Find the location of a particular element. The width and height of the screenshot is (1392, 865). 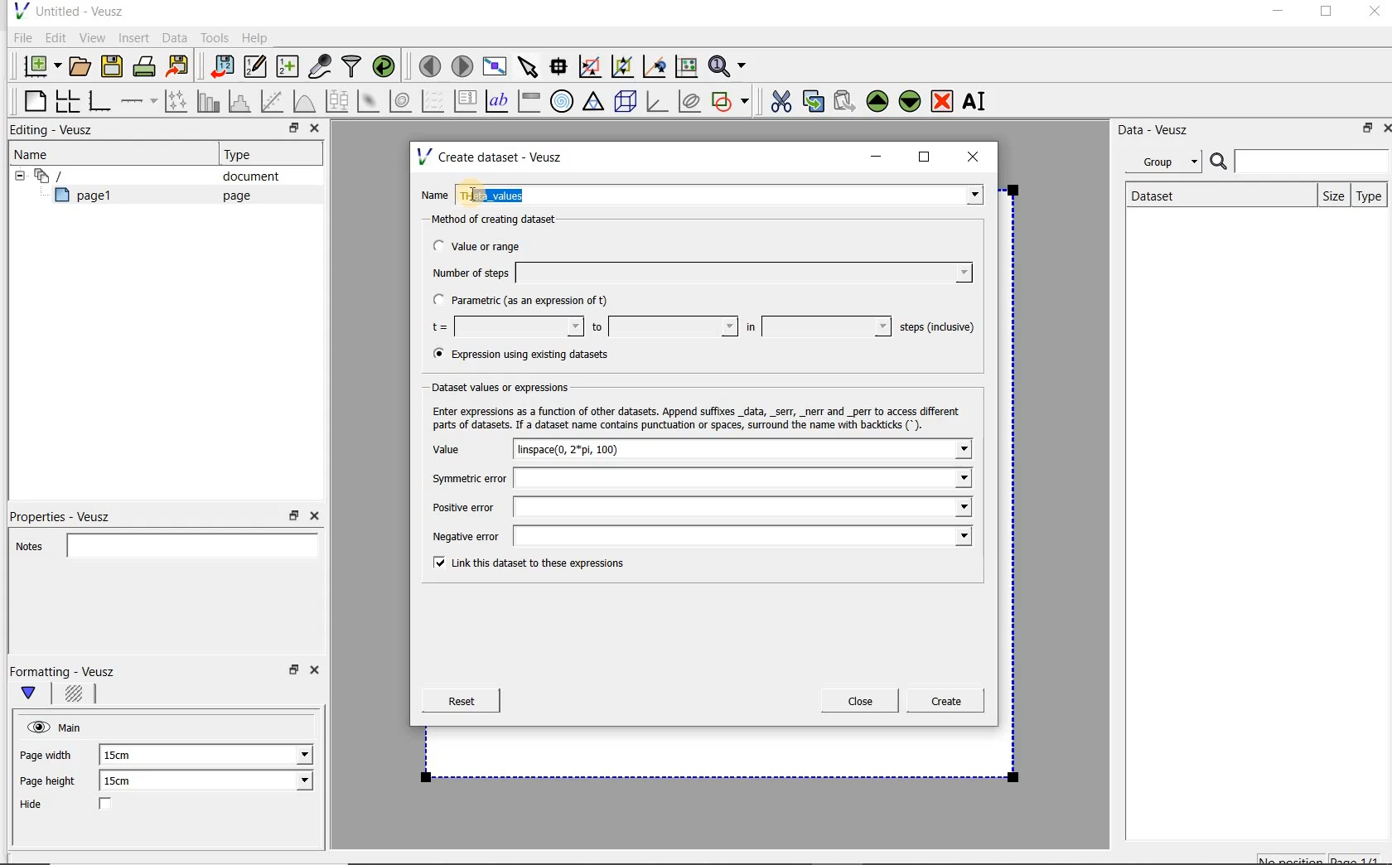

Data - Veusz is located at coordinates (1159, 129).